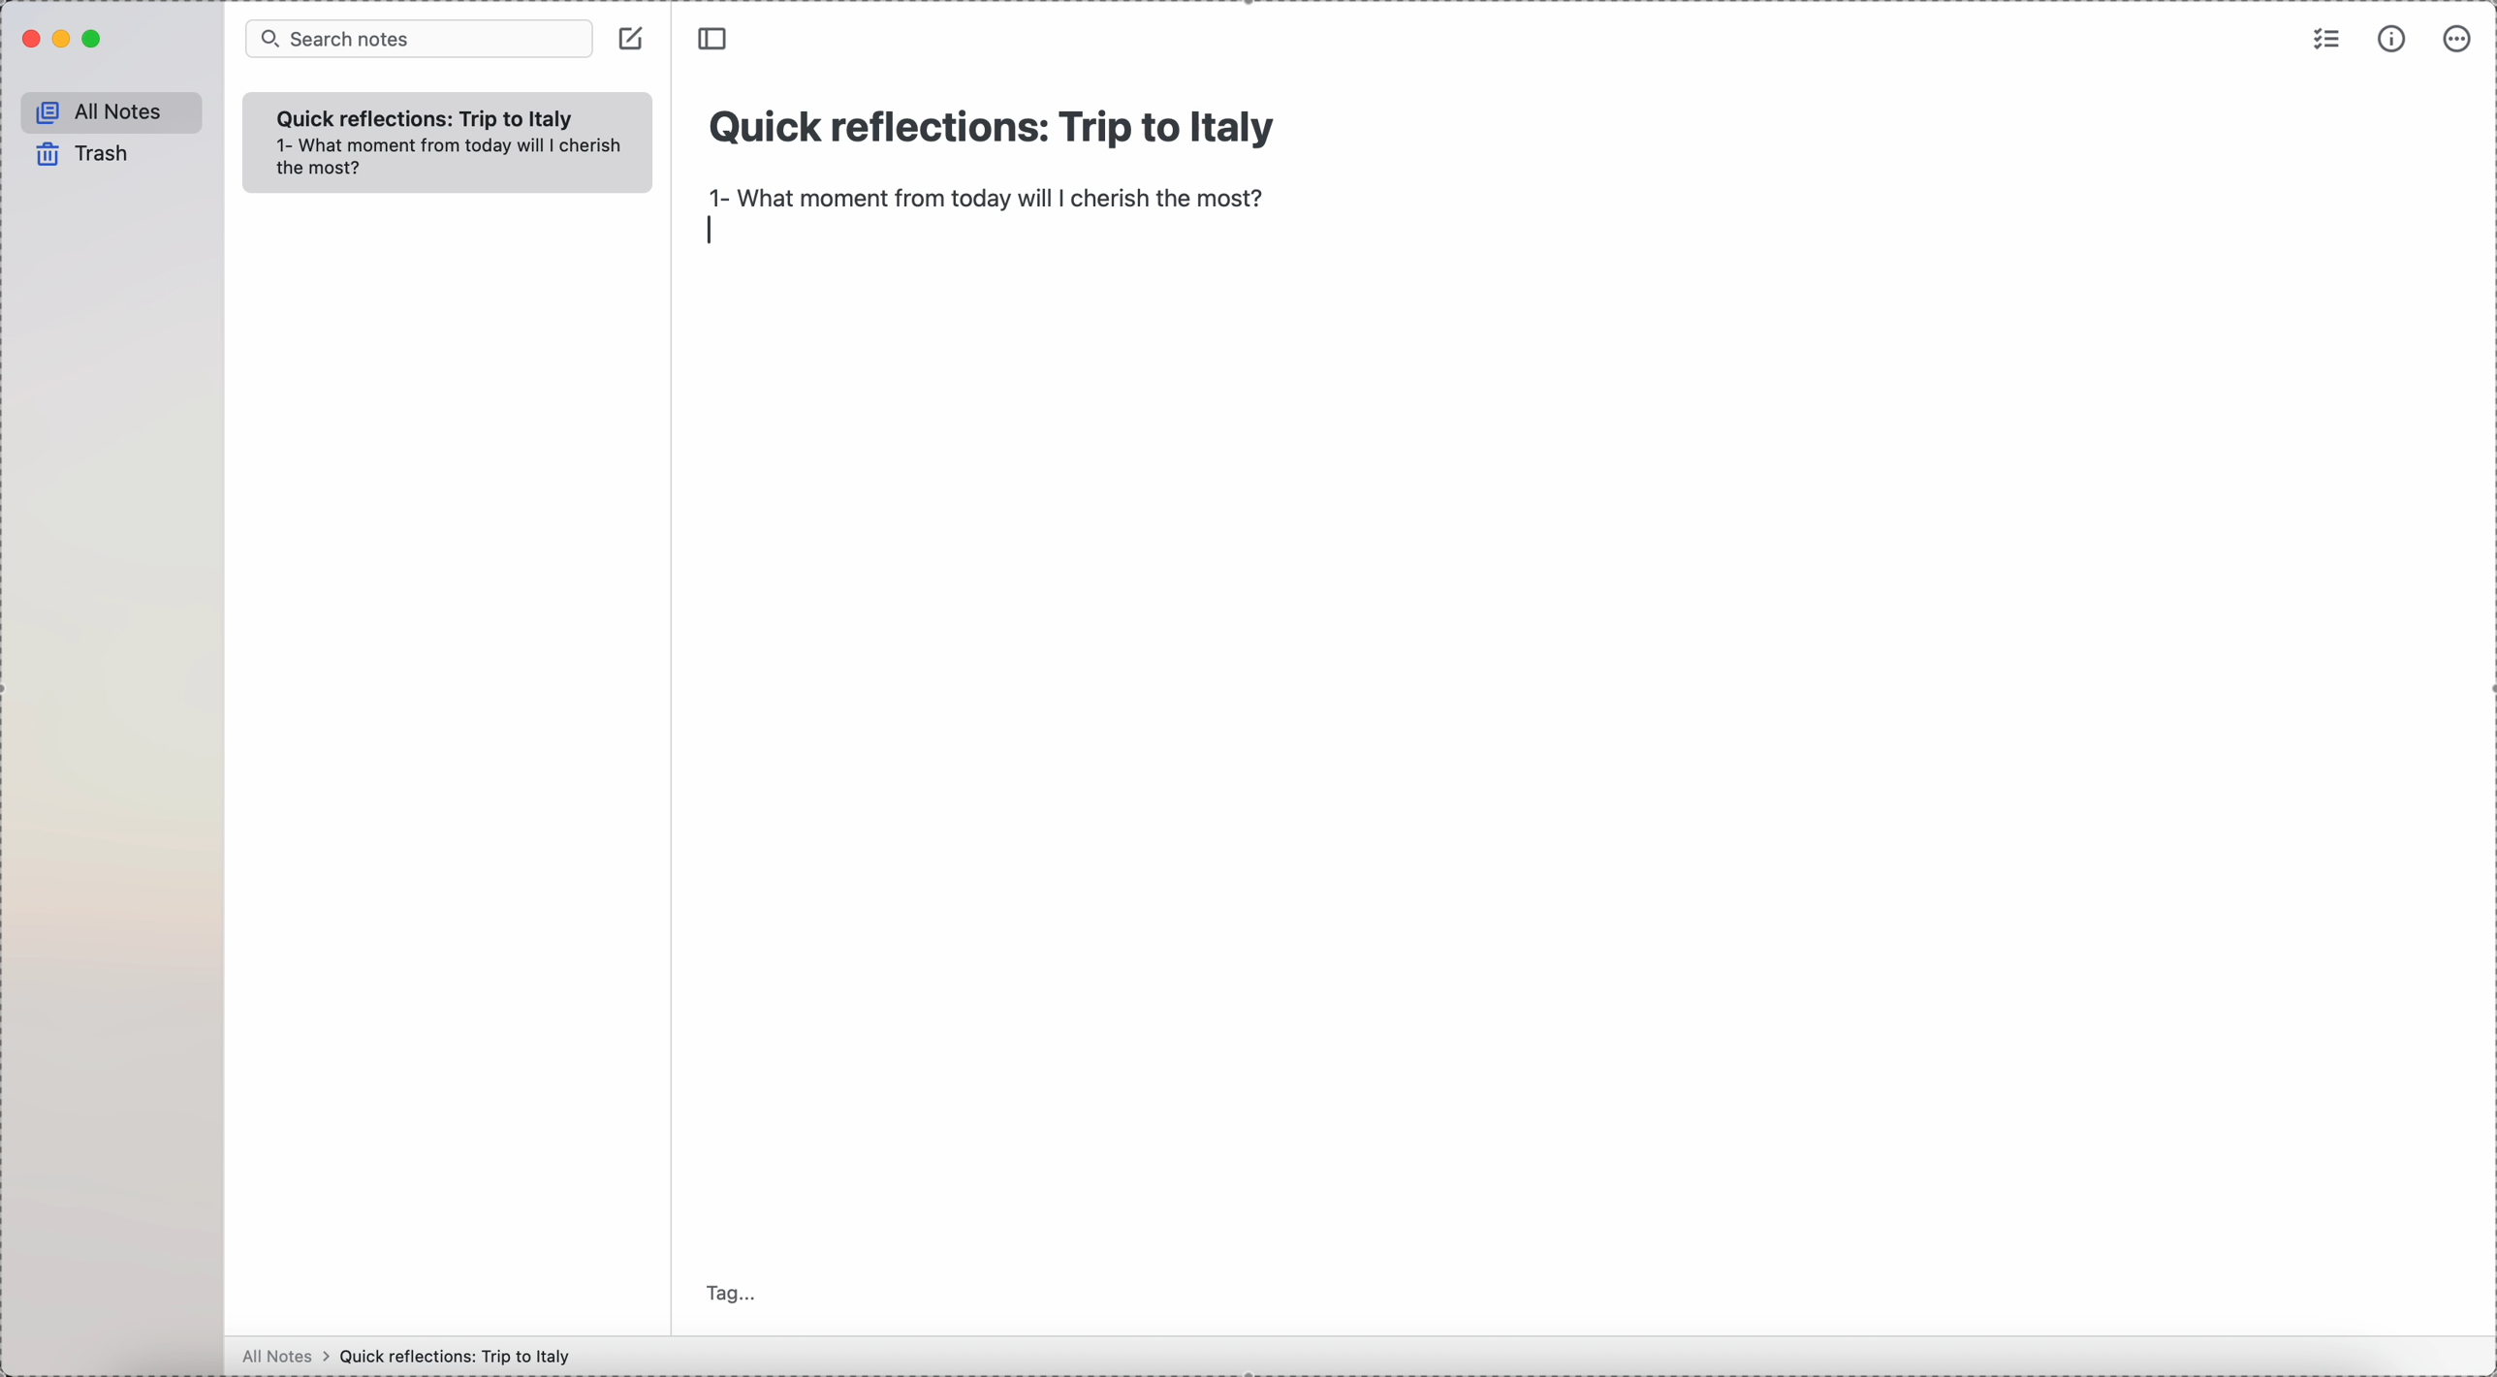  What do you see at coordinates (107, 110) in the screenshot?
I see `all notes` at bounding box center [107, 110].